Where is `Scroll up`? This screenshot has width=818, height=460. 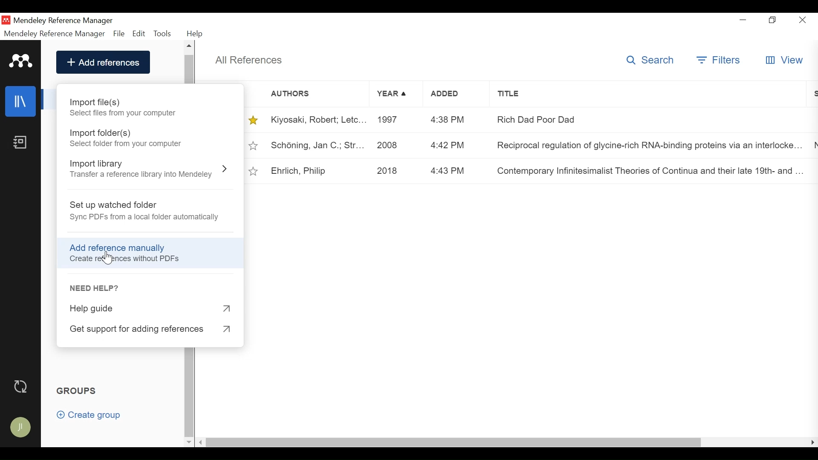
Scroll up is located at coordinates (190, 46).